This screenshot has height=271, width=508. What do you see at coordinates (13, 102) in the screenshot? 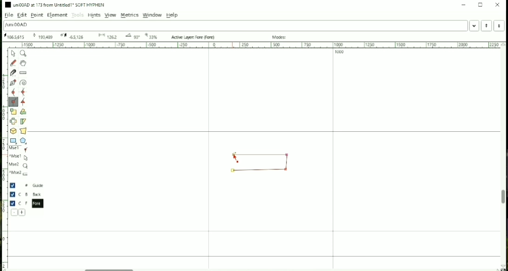
I see `Add a corner point` at bounding box center [13, 102].